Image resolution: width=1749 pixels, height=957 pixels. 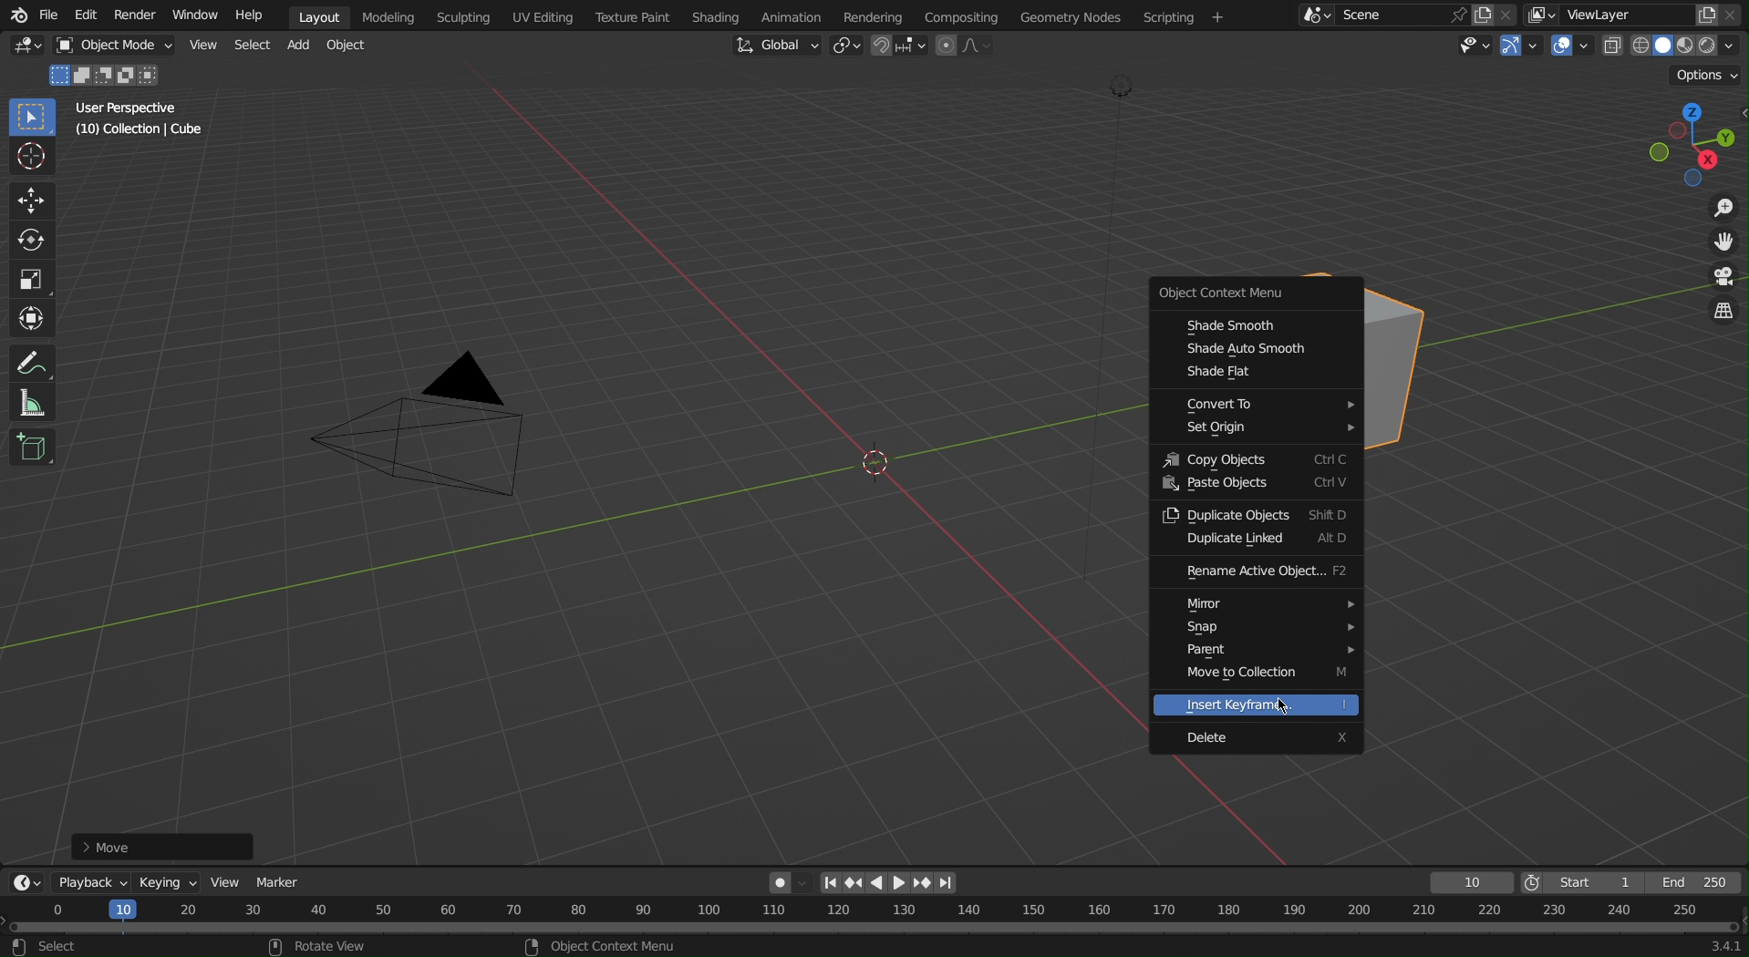 I want to click on Measure, so click(x=31, y=405).